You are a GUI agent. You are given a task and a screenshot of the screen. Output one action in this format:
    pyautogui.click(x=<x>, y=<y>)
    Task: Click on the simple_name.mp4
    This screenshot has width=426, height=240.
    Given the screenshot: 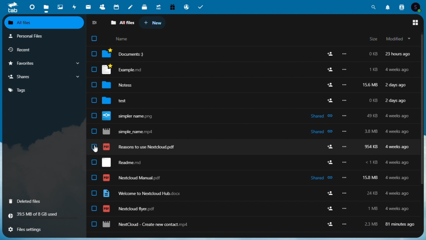 What is the action you would take?
    pyautogui.click(x=130, y=132)
    